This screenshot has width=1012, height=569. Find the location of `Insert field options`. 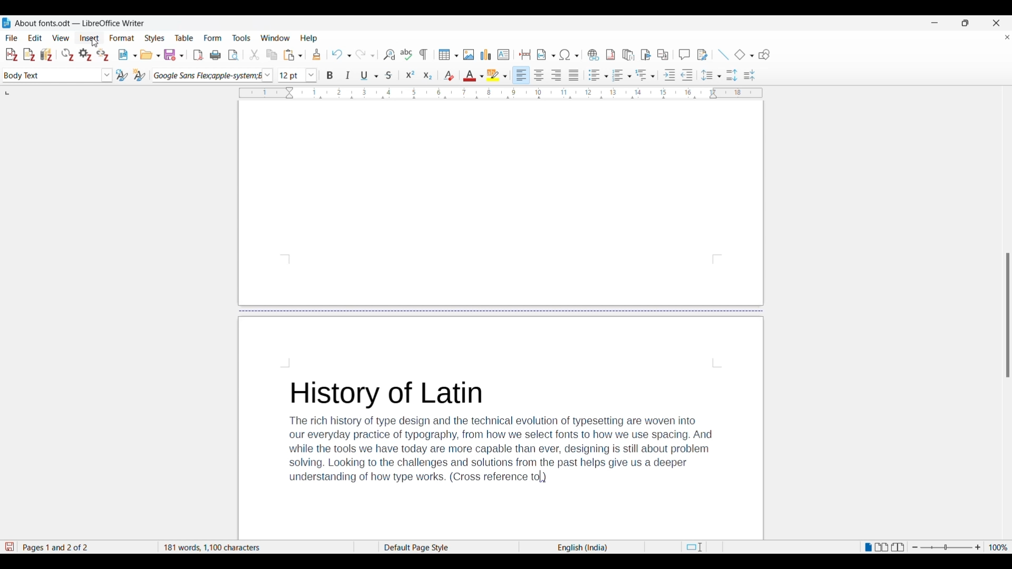

Insert field options is located at coordinates (546, 54).